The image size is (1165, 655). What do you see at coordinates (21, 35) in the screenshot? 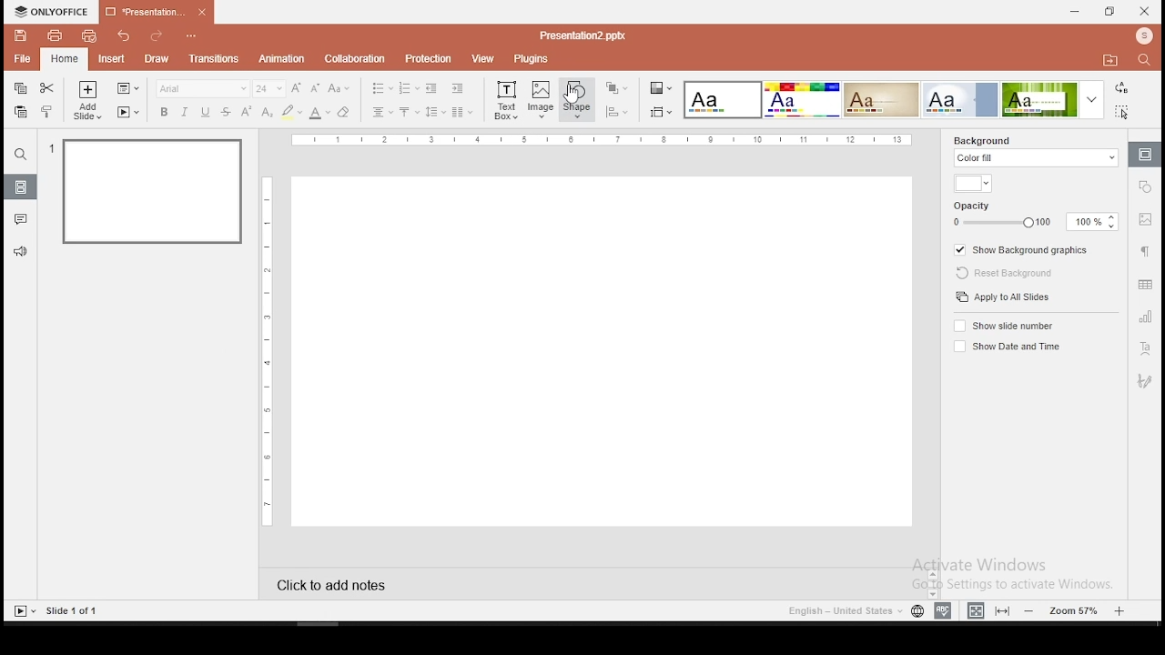
I see `save` at bounding box center [21, 35].